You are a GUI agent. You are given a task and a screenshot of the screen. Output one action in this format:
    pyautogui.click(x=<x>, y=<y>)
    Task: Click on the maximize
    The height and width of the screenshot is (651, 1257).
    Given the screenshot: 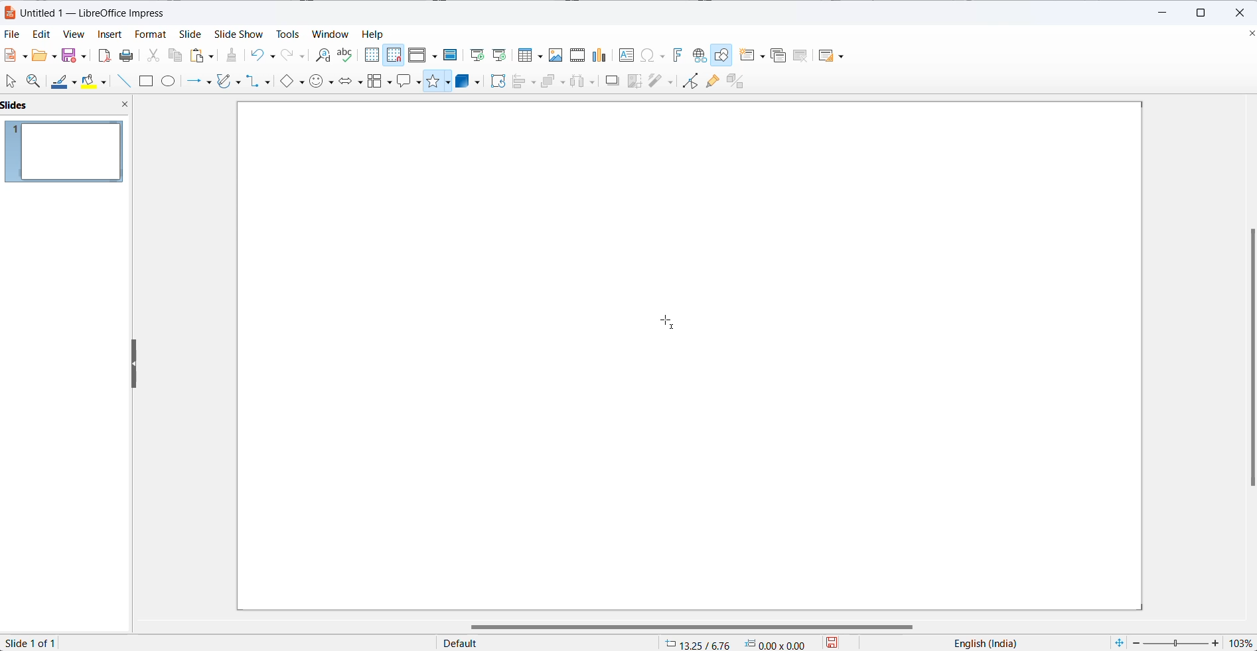 What is the action you would take?
    pyautogui.click(x=1203, y=13)
    